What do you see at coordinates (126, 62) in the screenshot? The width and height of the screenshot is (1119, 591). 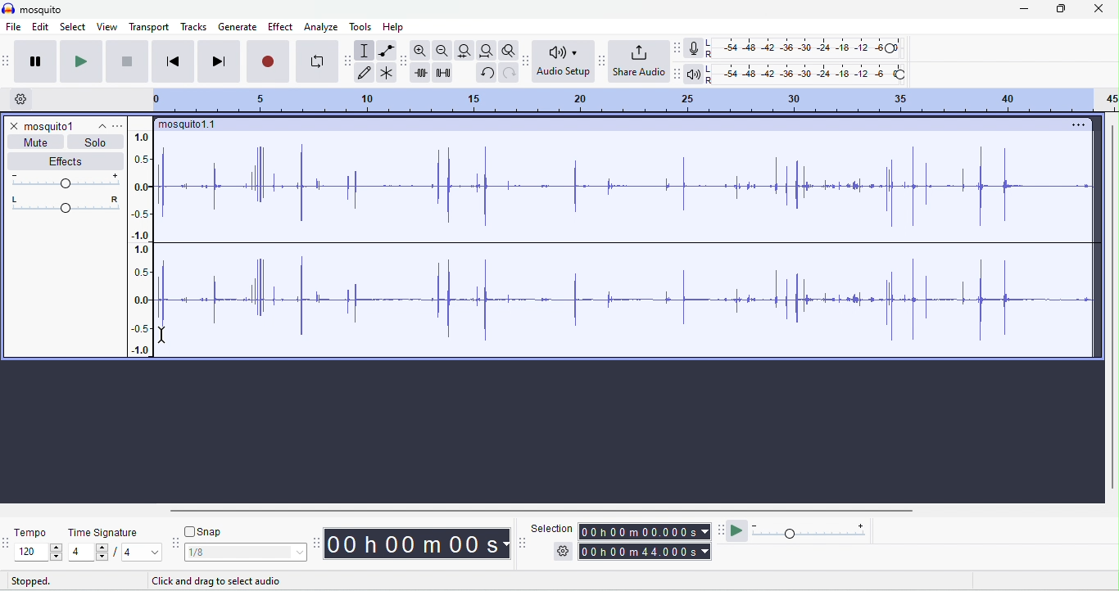 I see `stop` at bounding box center [126, 62].